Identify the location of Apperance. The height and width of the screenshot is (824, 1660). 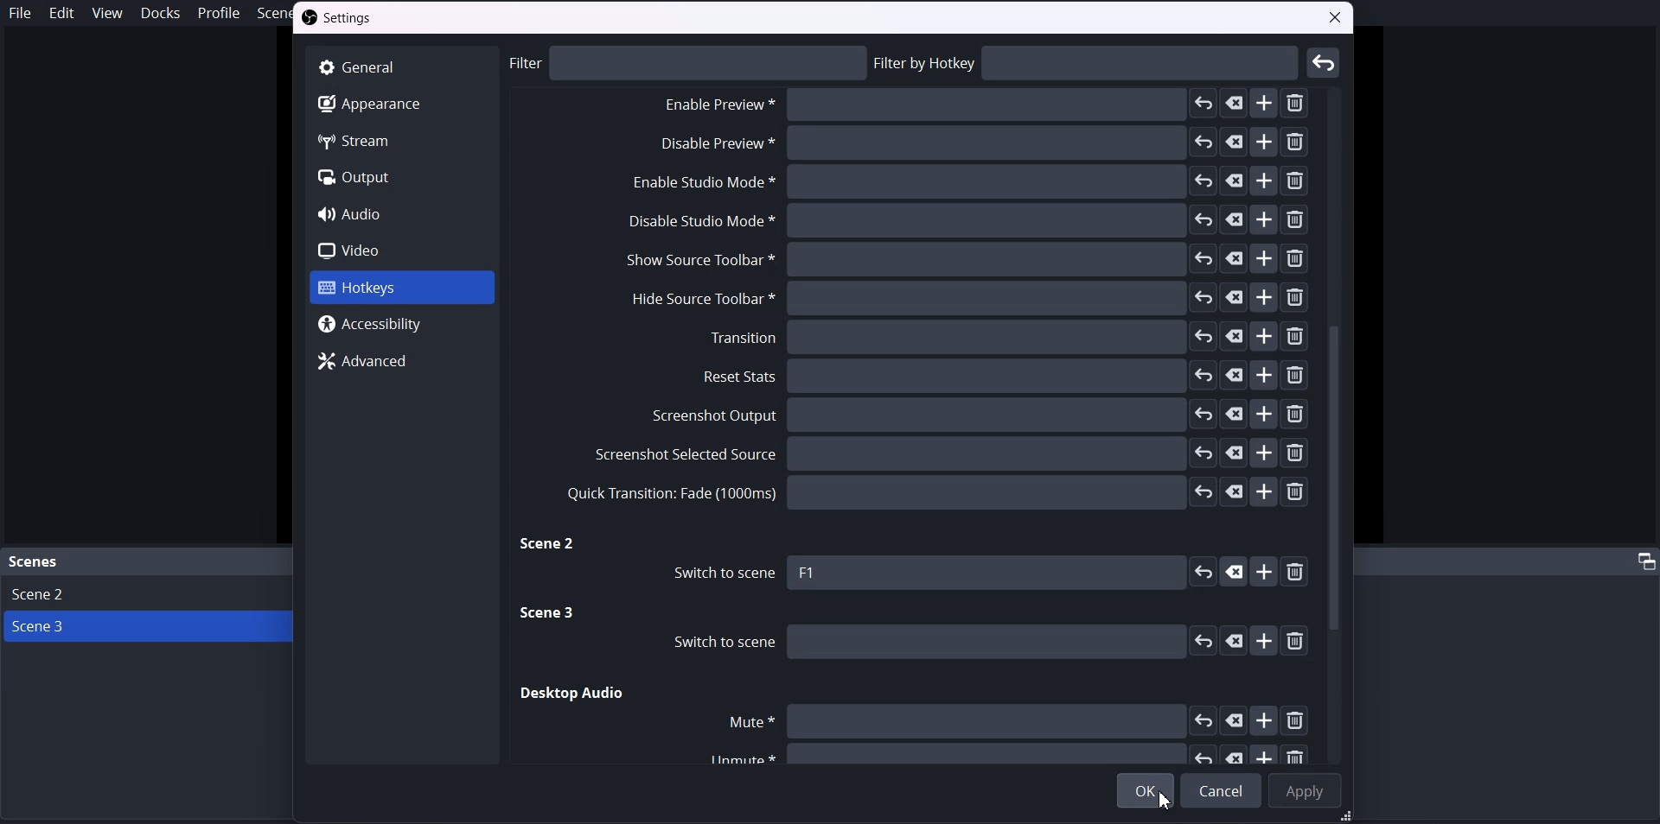
(399, 103).